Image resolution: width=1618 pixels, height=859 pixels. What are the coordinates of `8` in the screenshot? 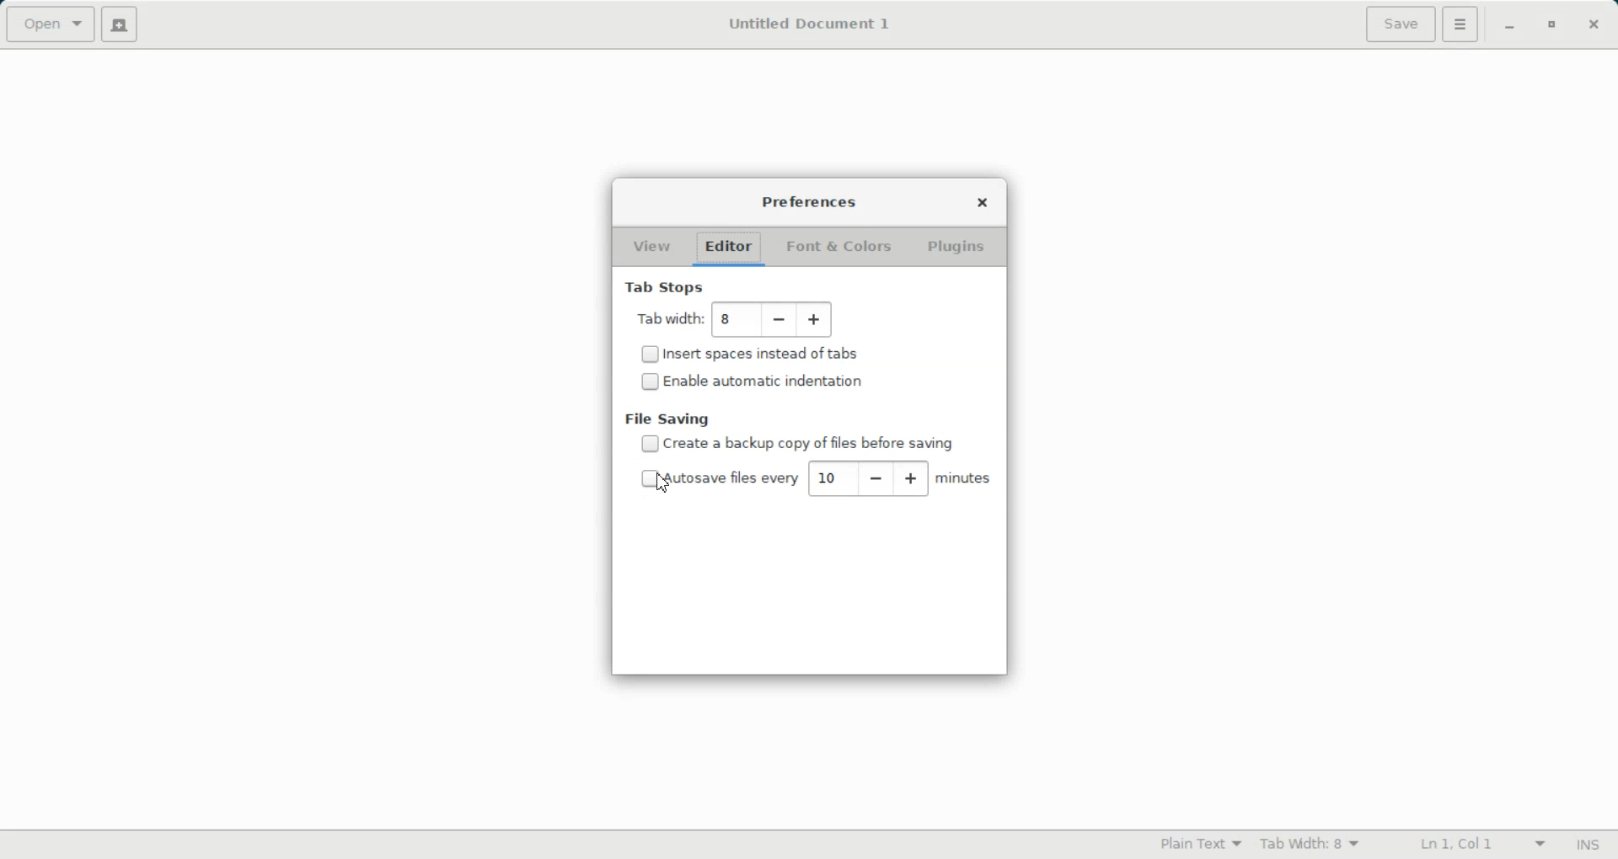 It's located at (731, 322).